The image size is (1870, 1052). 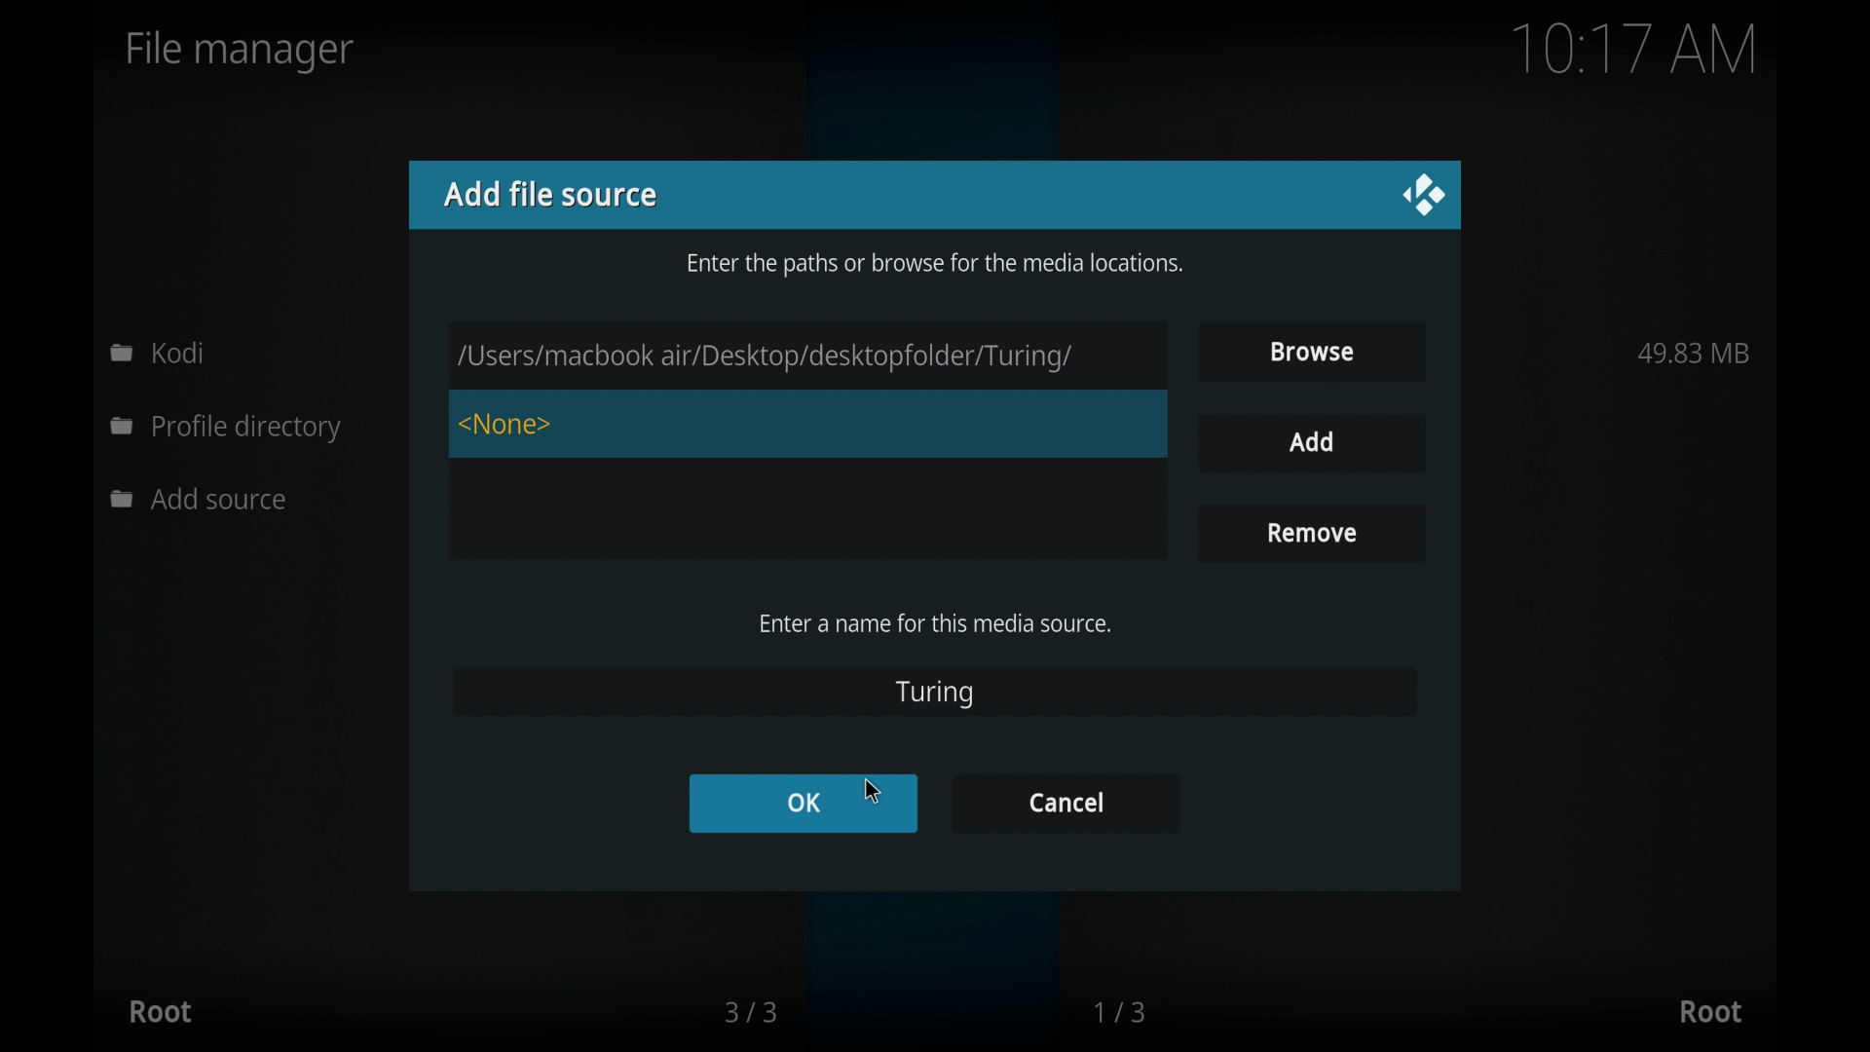 I want to click on profile directory, so click(x=230, y=430).